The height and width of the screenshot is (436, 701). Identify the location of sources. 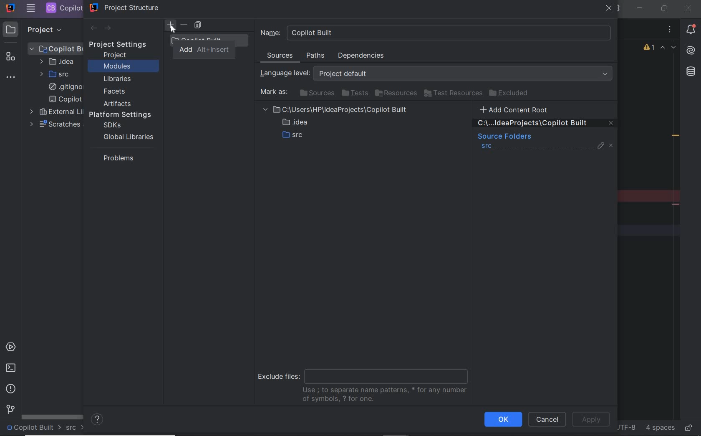
(281, 57).